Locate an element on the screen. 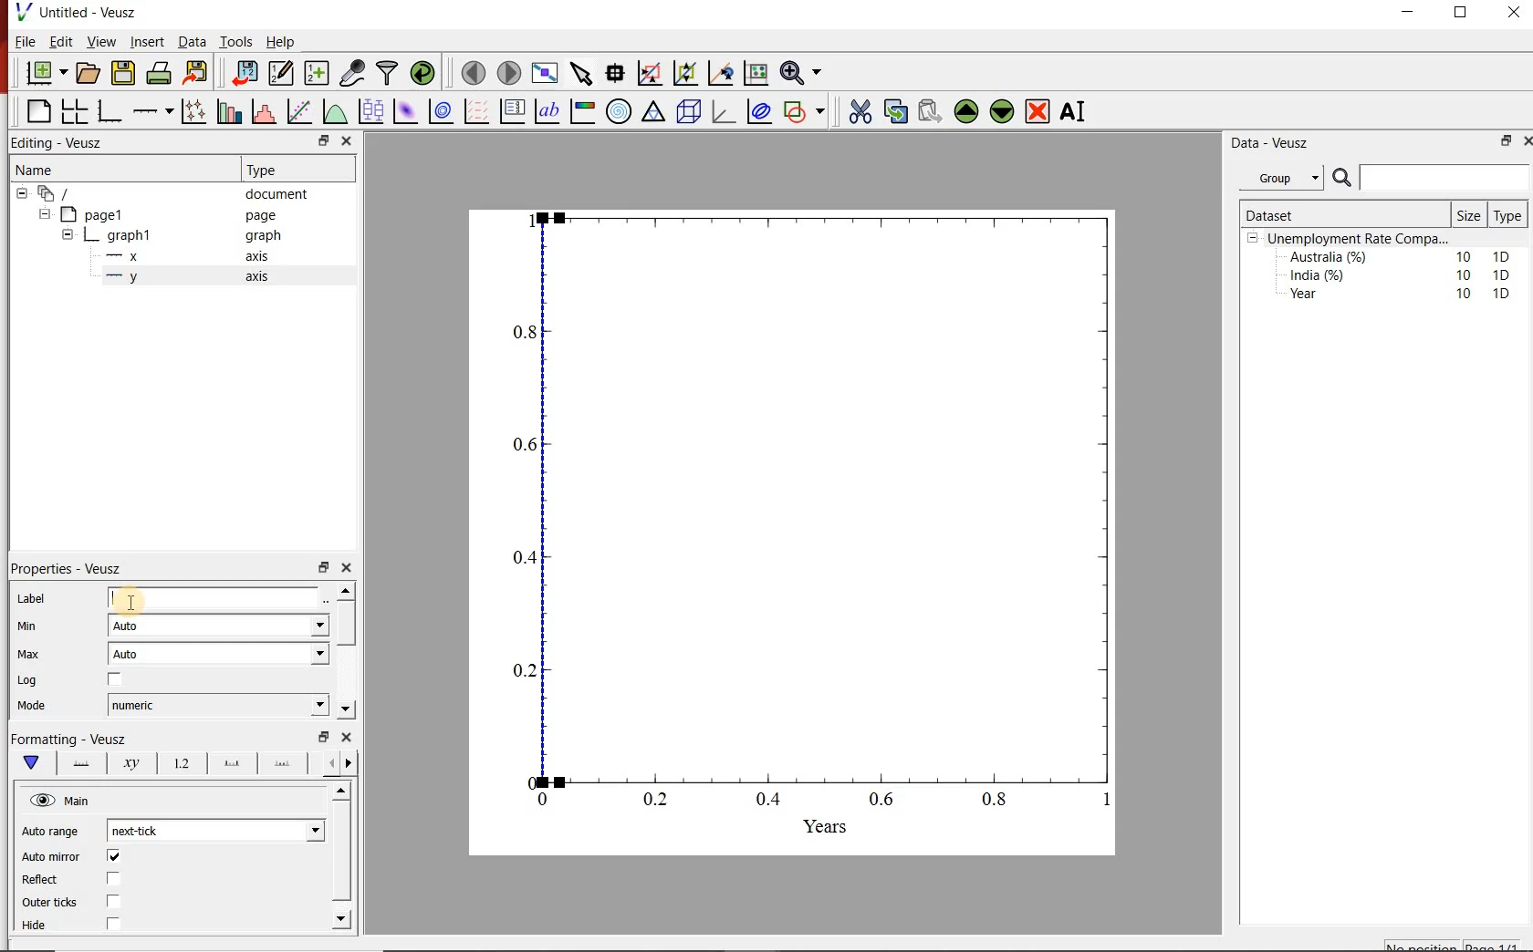 Image resolution: width=1533 pixels, height=952 pixels. minimise is located at coordinates (326, 140).